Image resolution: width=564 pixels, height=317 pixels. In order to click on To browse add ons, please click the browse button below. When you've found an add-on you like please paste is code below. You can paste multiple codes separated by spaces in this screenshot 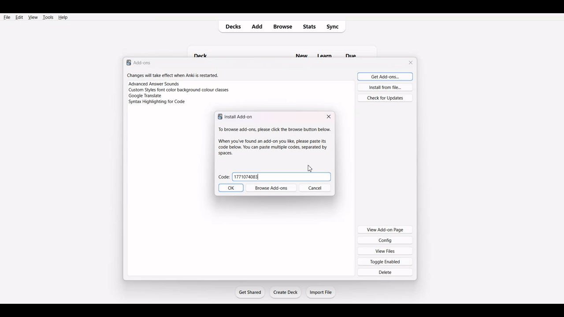, I will do `click(272, 141)`.